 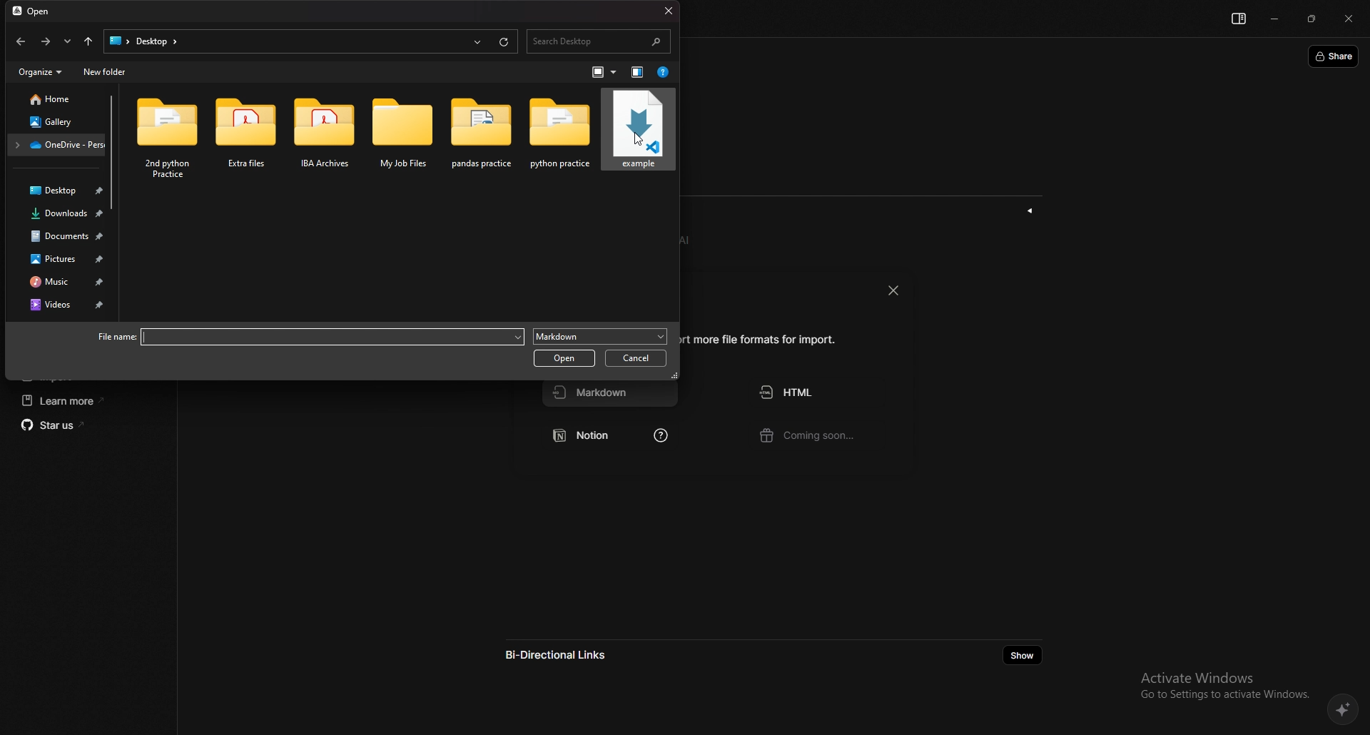 What do you see at coordinates (612, 396) in the screenshot?
I see `markdown` at bounding box center [612, 396].